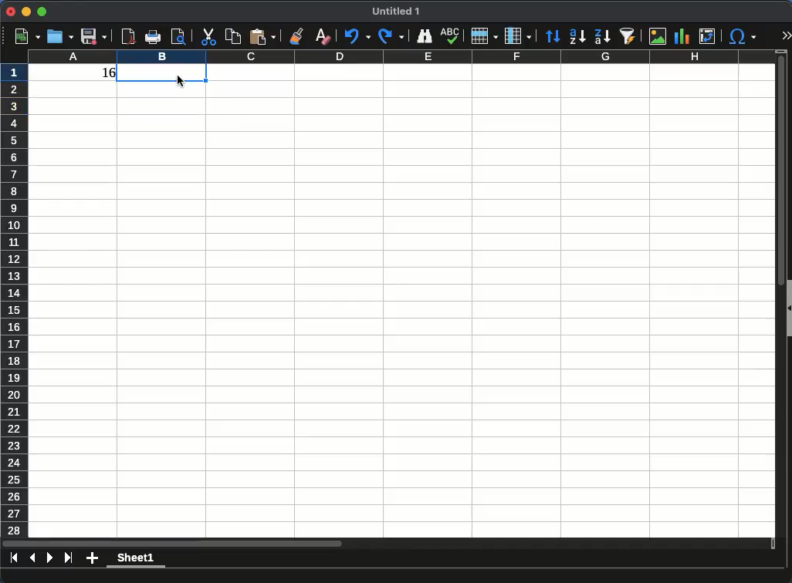 Image resolution: width=792 pixels, height=583 pixels. I want to click on undo, so click(357, 37).